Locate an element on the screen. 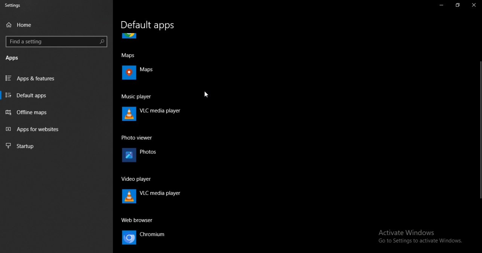 This screenshot has width=482, height=253. icon is located at coordinates (130, 37).